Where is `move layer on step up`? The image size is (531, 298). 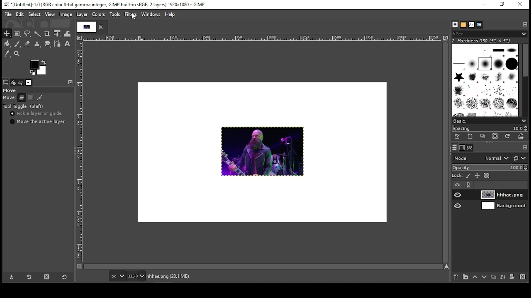
move layer on step up is located at coordinates (476, 276).